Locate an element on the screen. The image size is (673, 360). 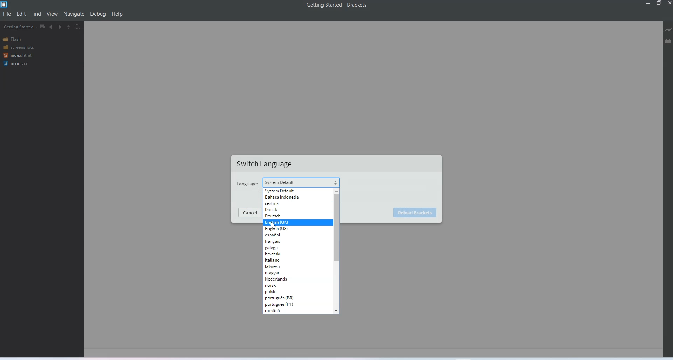
English U S is located at coordinates (292, 229).